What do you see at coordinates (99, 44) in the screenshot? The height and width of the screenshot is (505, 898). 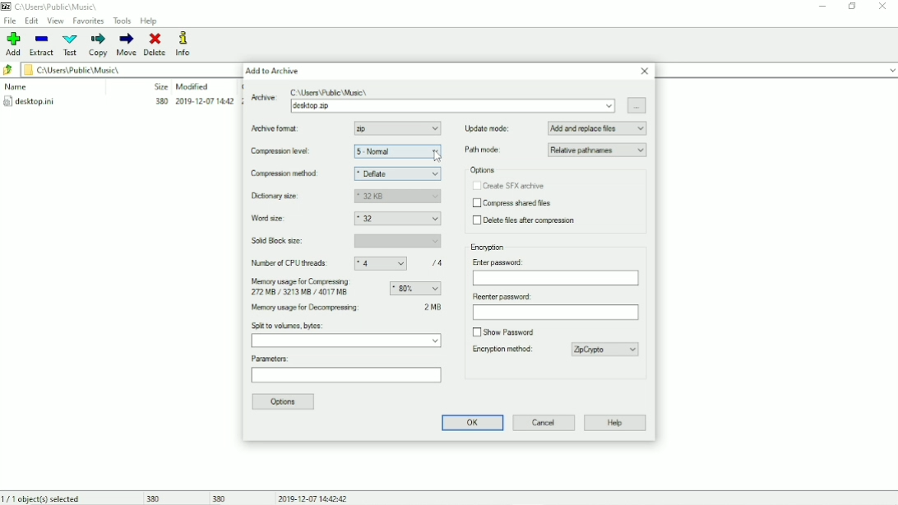 I see `Copy` at bounding box center [99, 44].